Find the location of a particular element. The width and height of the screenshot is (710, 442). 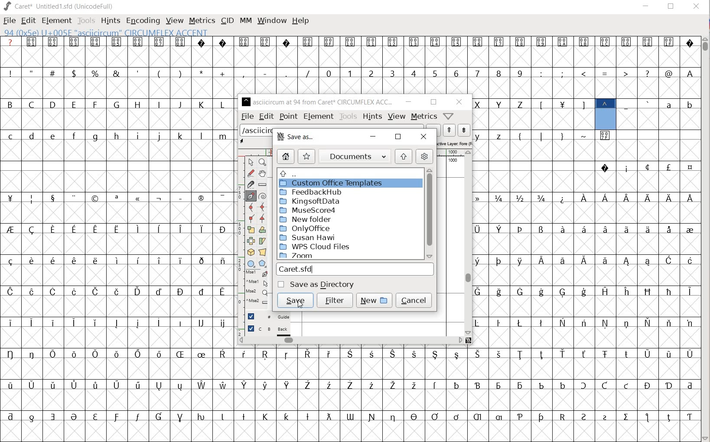

minimize is located at coordinates (409, 102).